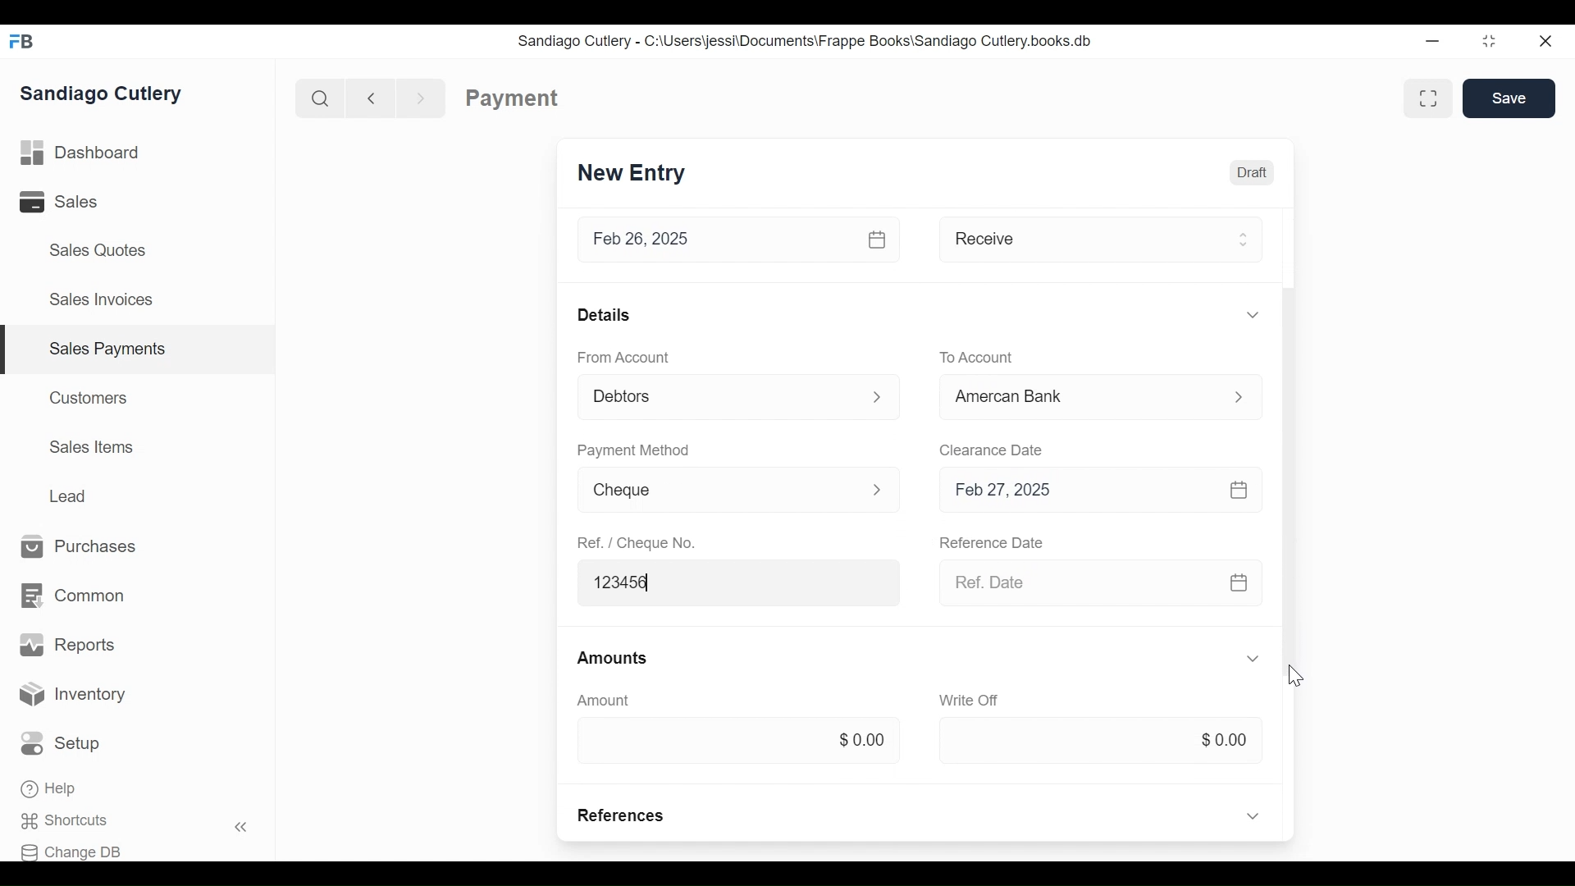  I want to click on Expand, so click(1252, 314).